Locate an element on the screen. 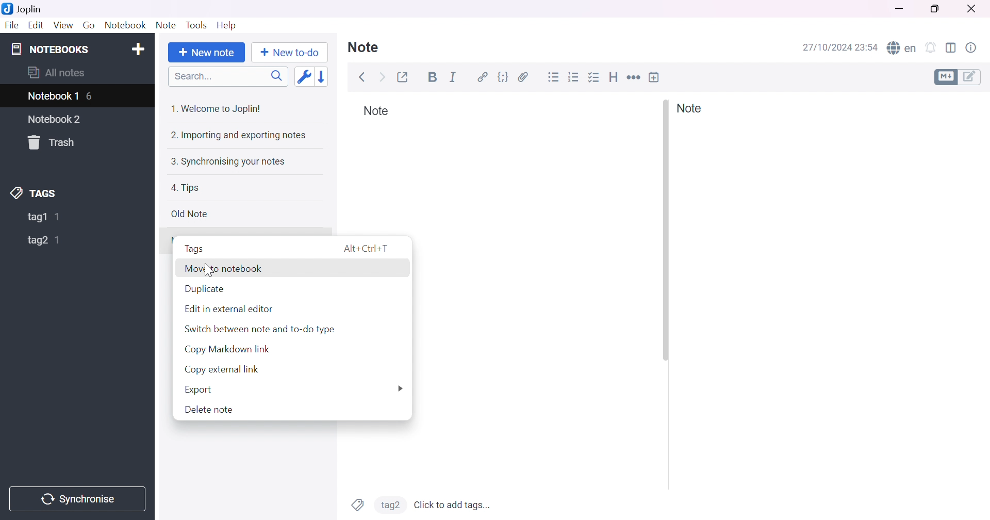 This screenshot has height=520, width=990. tag2 is located at coordinates (38, 240).